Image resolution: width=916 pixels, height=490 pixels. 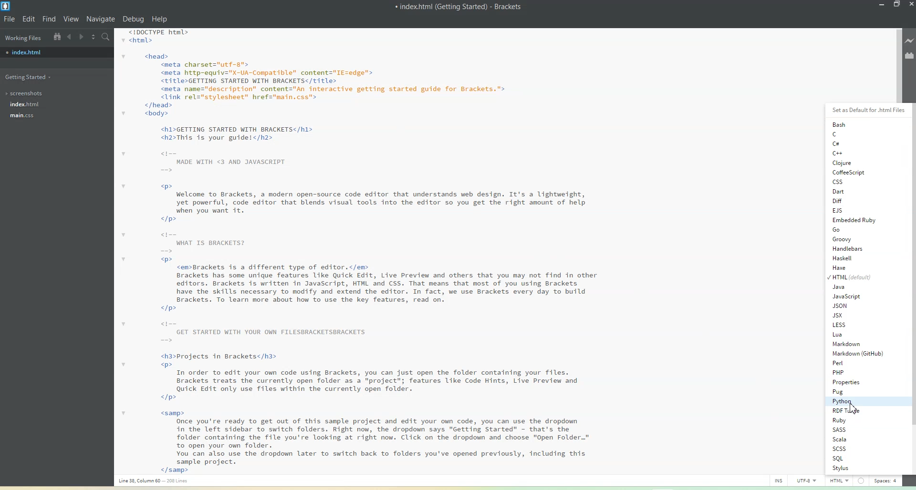 I want to click on Spaces, so click(x=885, y=480).